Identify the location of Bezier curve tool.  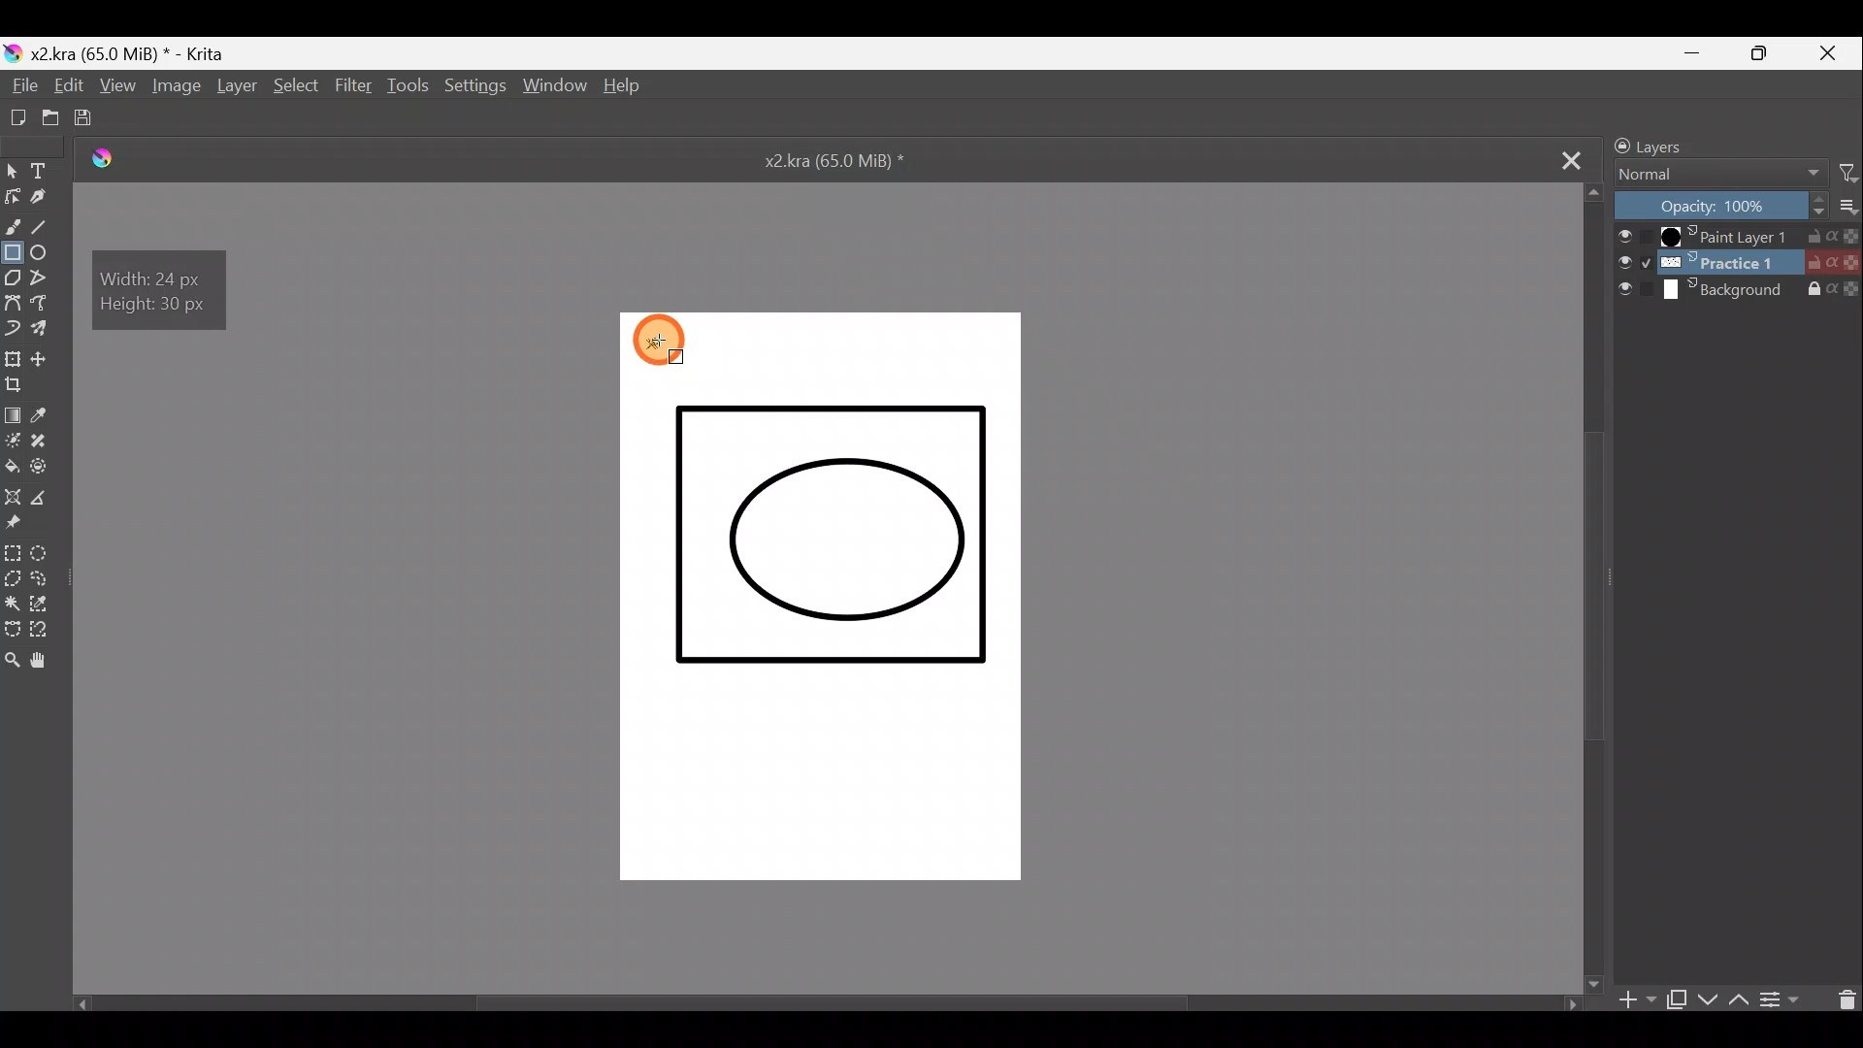
(13, 301).